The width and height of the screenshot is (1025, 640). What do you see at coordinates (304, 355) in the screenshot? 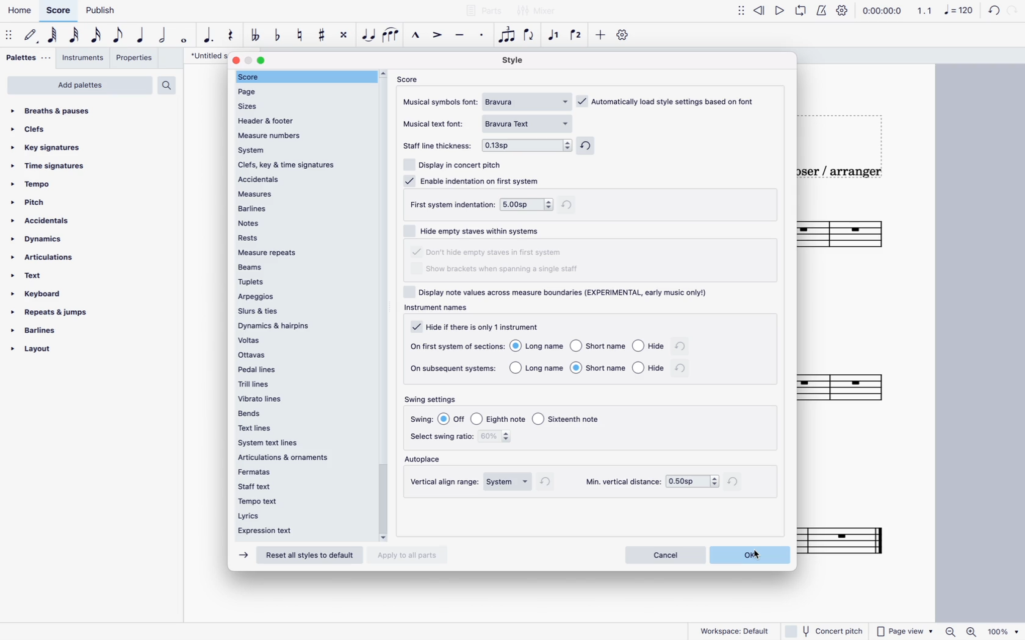
I see `ottavas` at bounding box center [304, 355].